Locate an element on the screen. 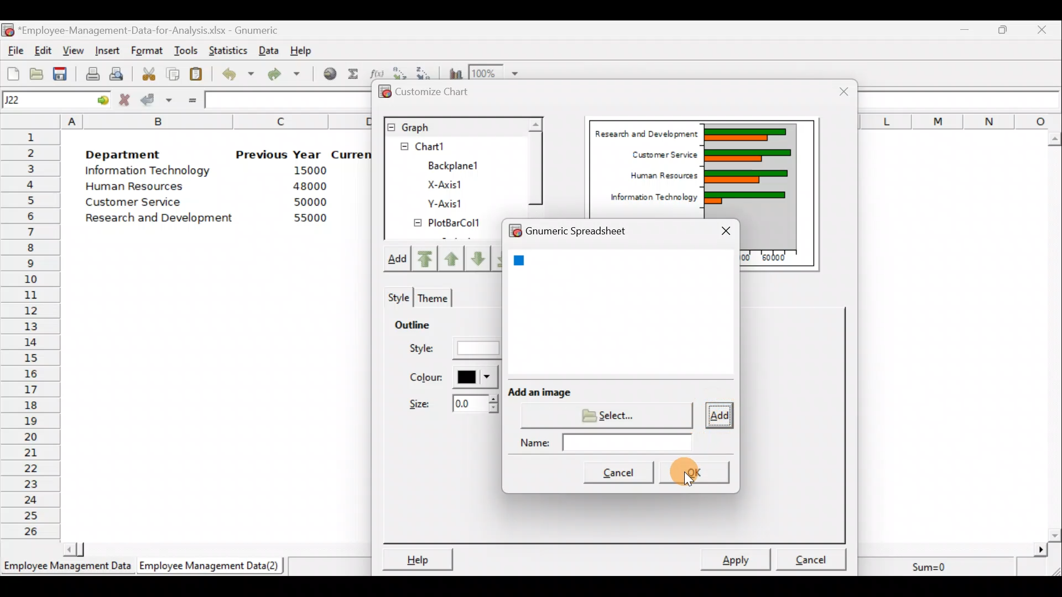  Move up is located at coordinates (452, 257).